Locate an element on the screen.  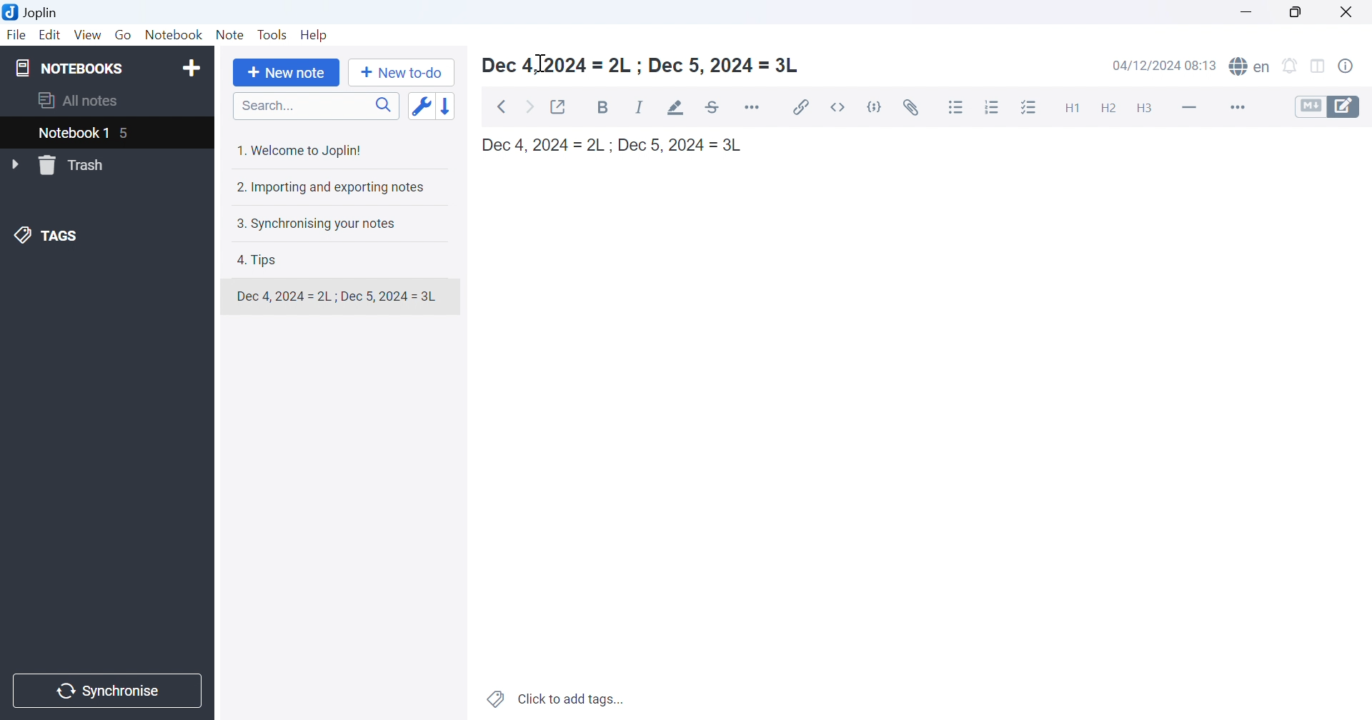
1. Welcome to Joplin! is located at coordinates (302, 148).